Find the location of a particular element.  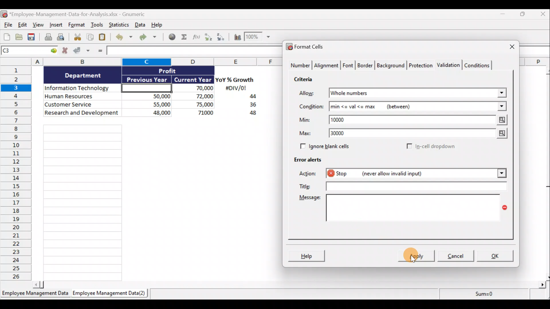

Cursor is located at coordinates (417, 254).